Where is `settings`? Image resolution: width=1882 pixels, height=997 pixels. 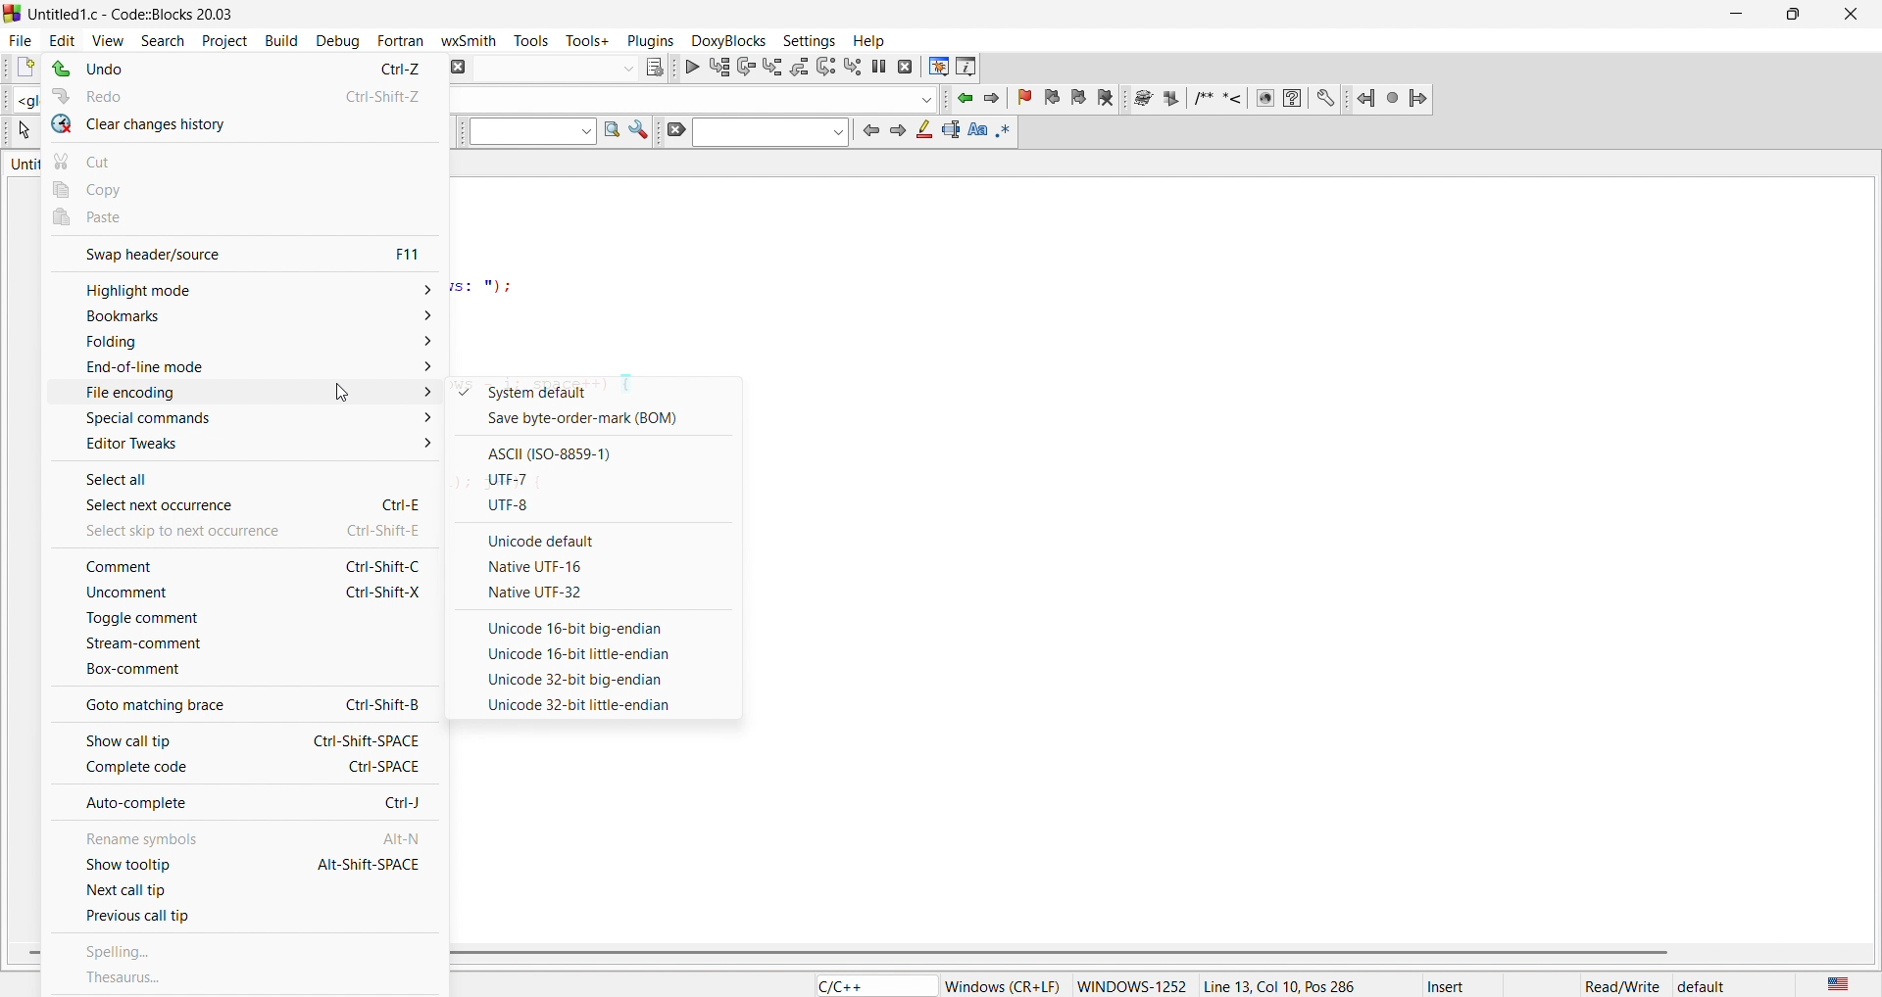
settings is located at coordinates (635, 130).